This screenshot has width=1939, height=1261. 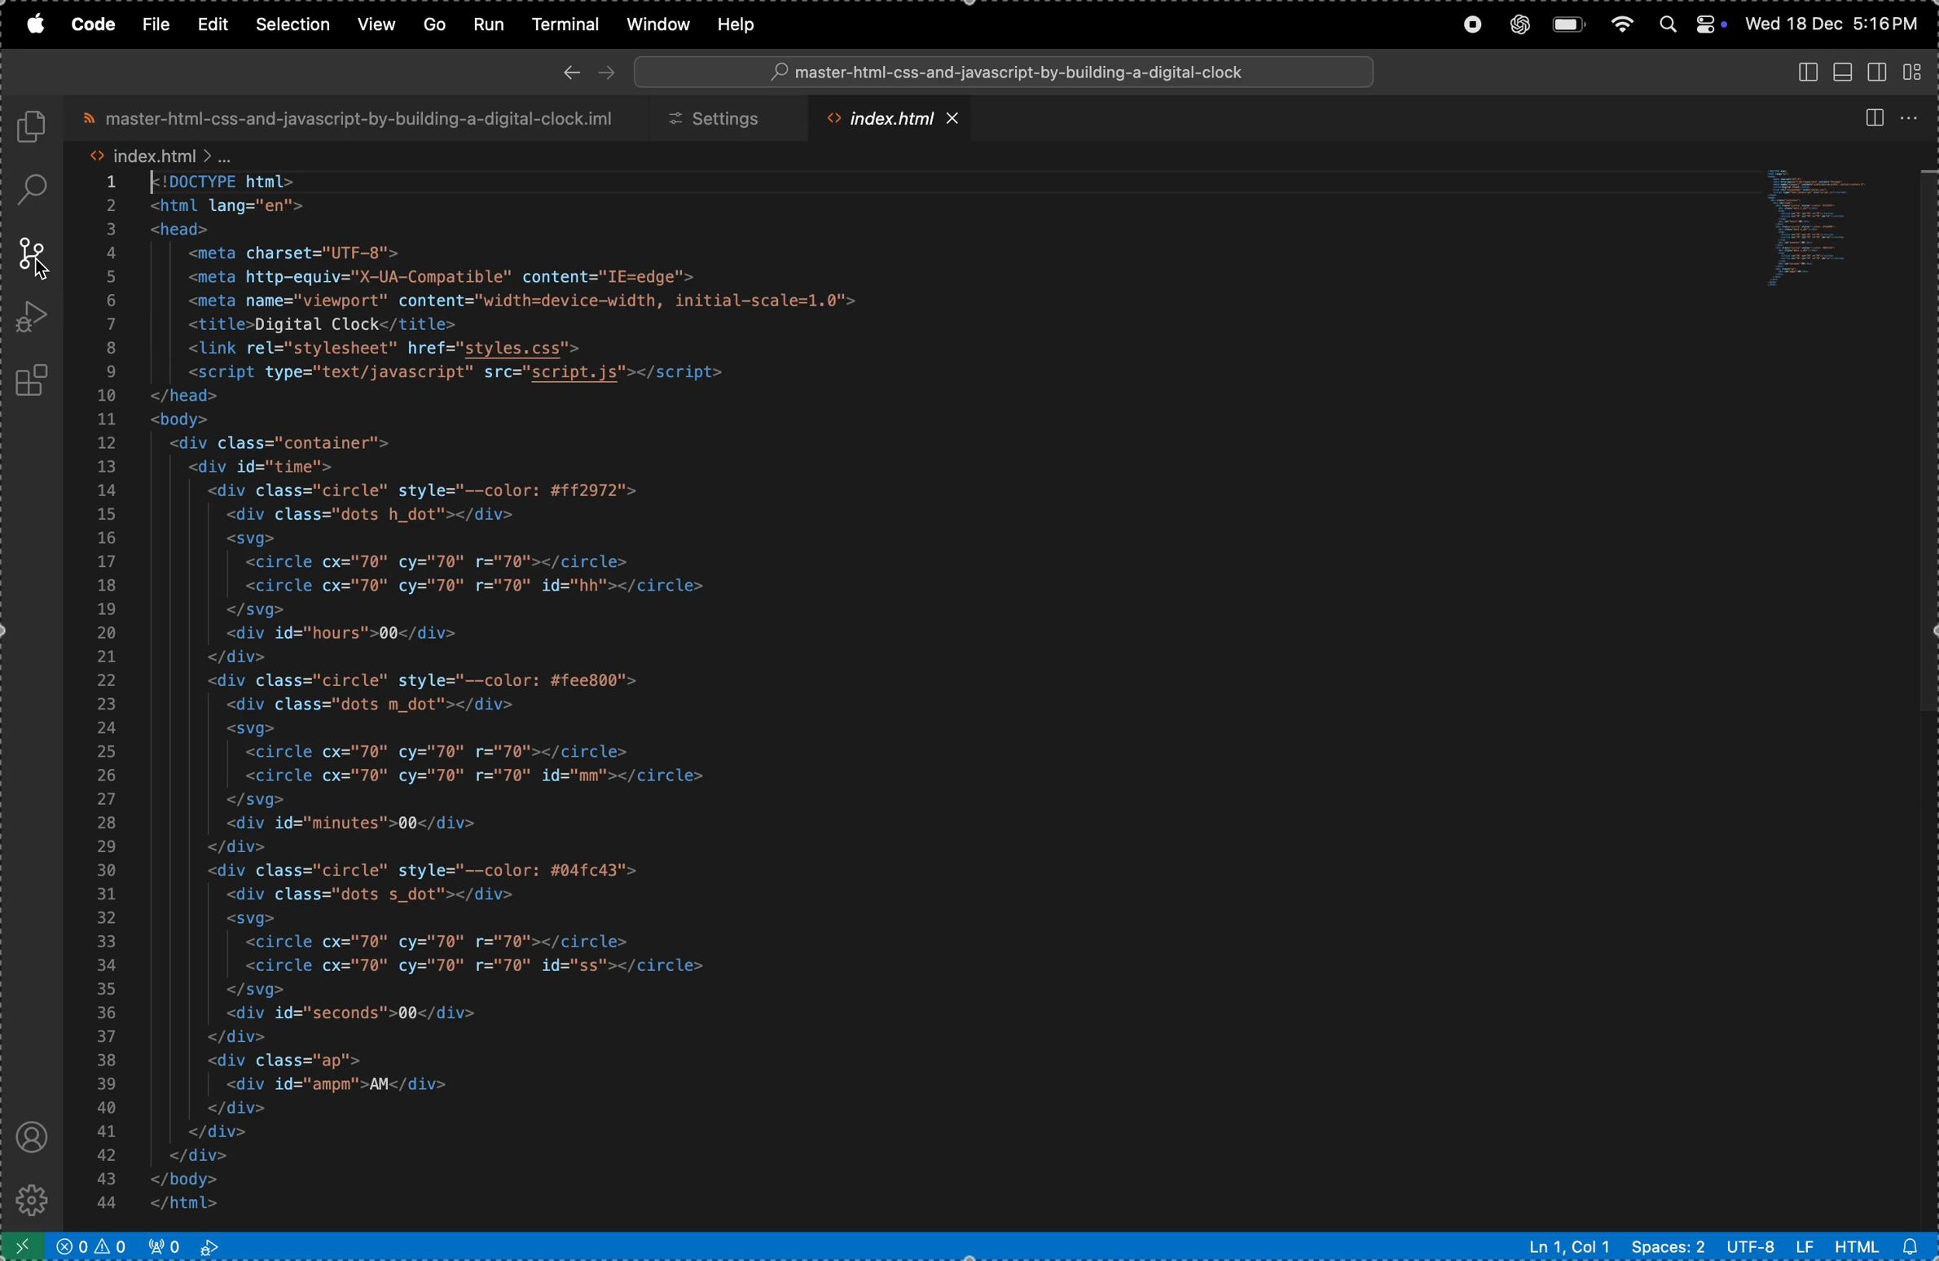 I want to click on <circle cx="70" cy="70" r="70" id="ss"></circle>, so click(x=479, y=965).